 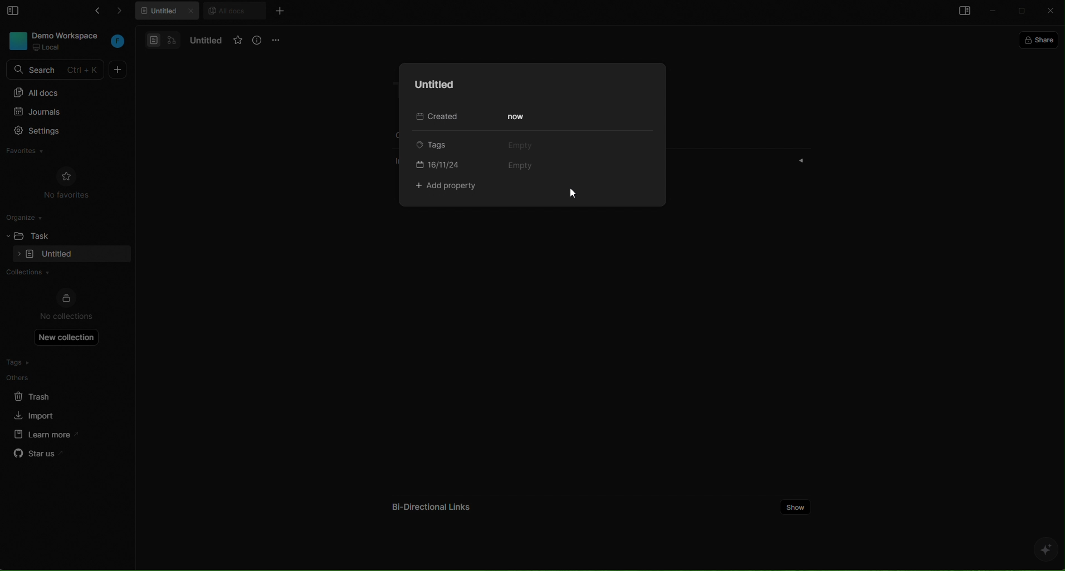 I want to click on task, so click(x=45, y=234).